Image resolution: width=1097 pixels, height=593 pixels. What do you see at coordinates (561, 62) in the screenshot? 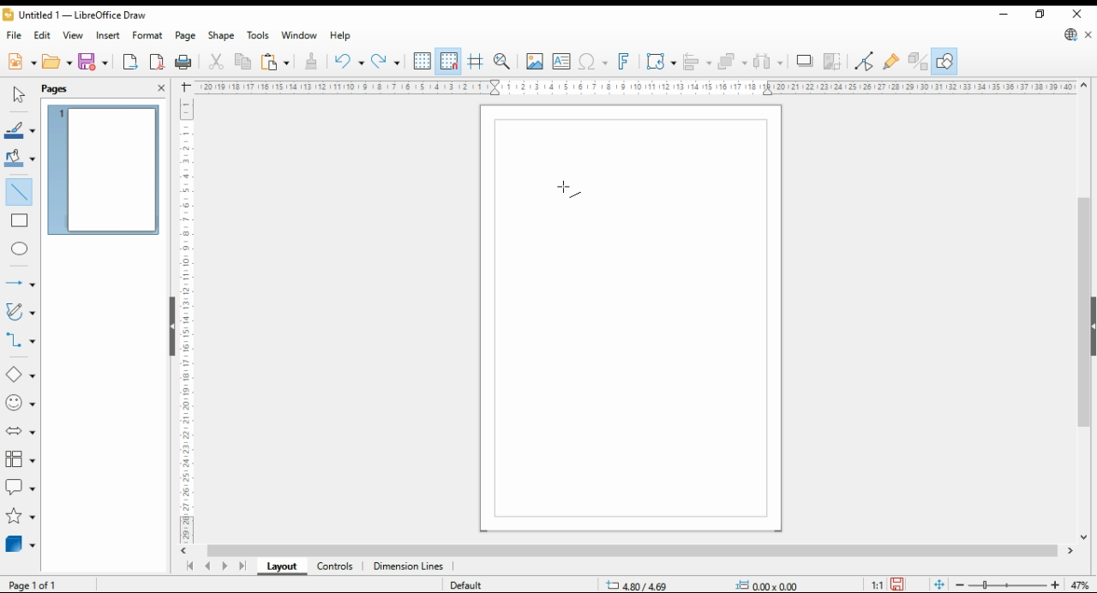
I see `insert text box` at bounding box center [561, 62].